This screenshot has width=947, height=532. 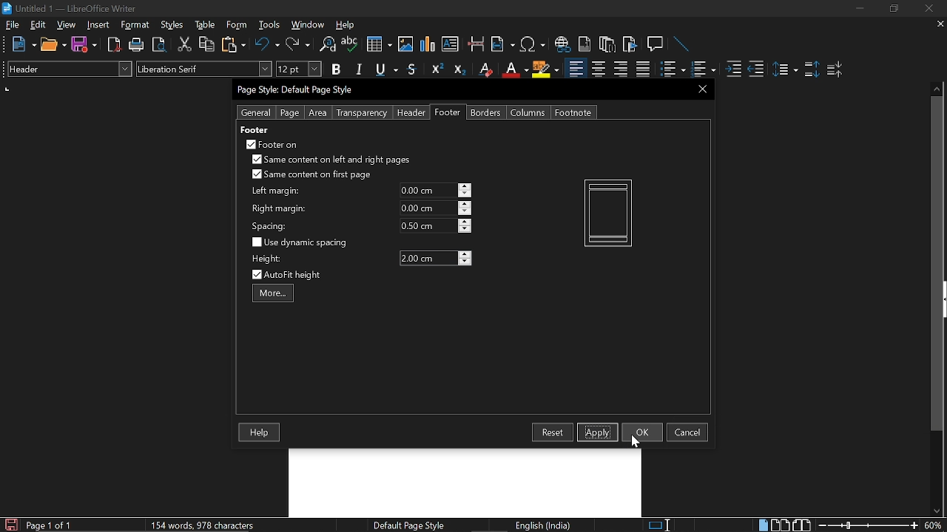 I want to click on right margin, so click(x=279, y=209).